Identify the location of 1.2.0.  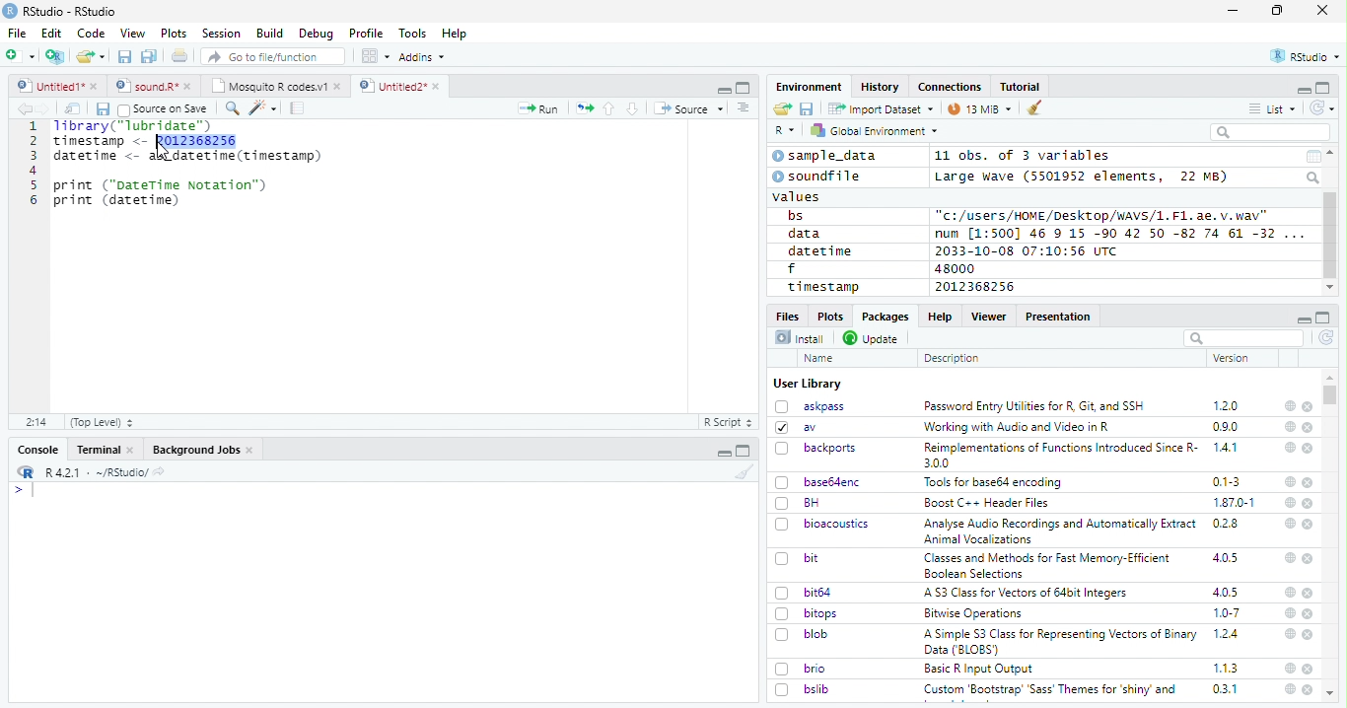
(1228, 405).